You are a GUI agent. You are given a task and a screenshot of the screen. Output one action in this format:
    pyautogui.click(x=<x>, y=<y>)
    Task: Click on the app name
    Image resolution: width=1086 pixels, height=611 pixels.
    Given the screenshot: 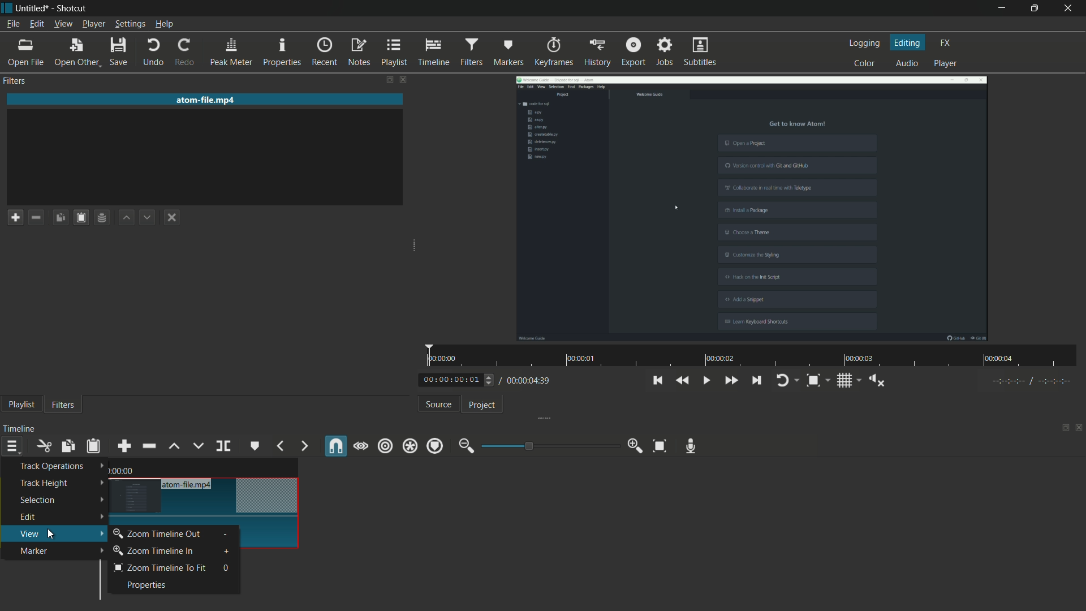 What is the action you would take?
    pyautogui.click(x=74, y=9)
    